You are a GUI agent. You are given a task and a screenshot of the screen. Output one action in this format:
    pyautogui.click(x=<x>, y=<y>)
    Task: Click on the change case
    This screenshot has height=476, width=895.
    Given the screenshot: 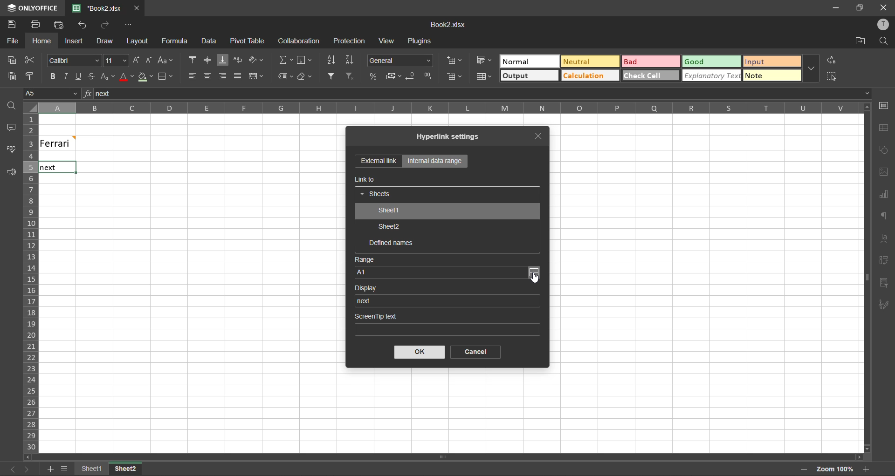 What is the action you would take?
    pyautogui.click(x=166, y=60)
    